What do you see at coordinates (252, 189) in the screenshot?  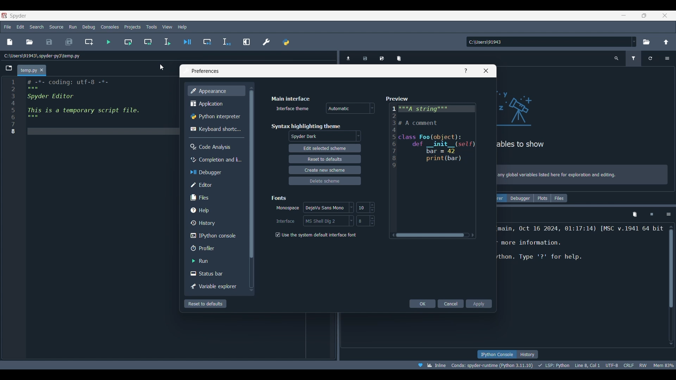 I see `scrollbar` at bounding box center [252, 189].